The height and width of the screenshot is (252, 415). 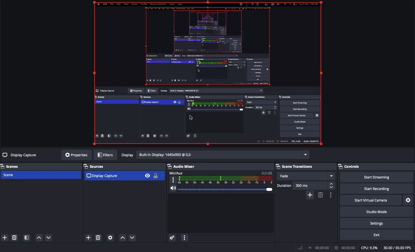 I want to click on Audio mixer menu, so click(x=185, y=237).